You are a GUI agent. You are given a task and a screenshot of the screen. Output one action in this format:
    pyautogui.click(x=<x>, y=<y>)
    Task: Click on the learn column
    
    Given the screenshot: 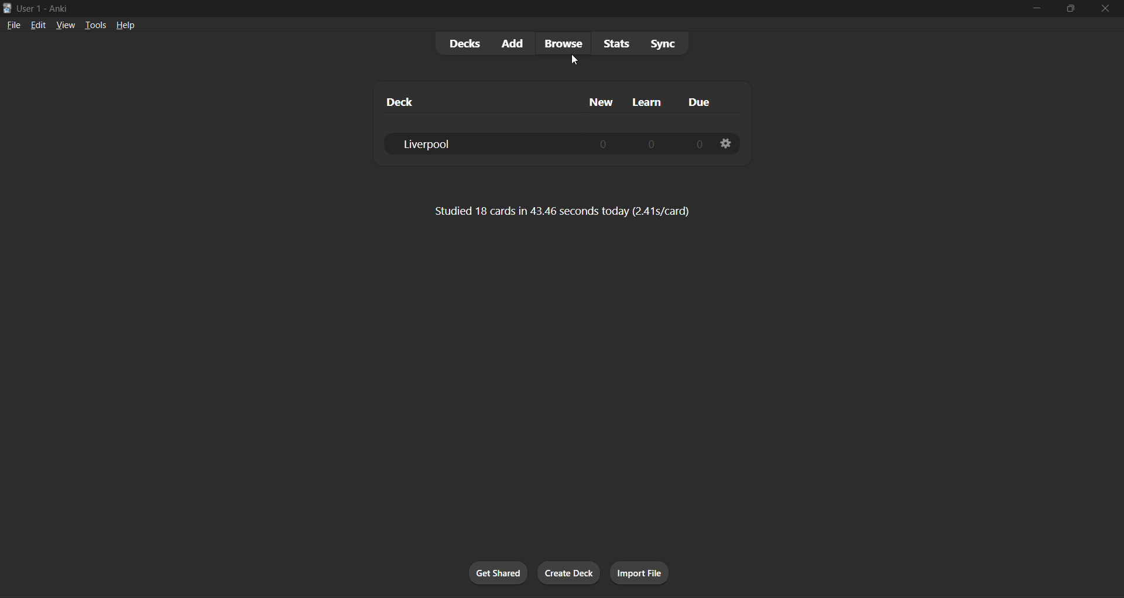 What is the action you would take?
    pyautogui.click(x=651, y=101)
    